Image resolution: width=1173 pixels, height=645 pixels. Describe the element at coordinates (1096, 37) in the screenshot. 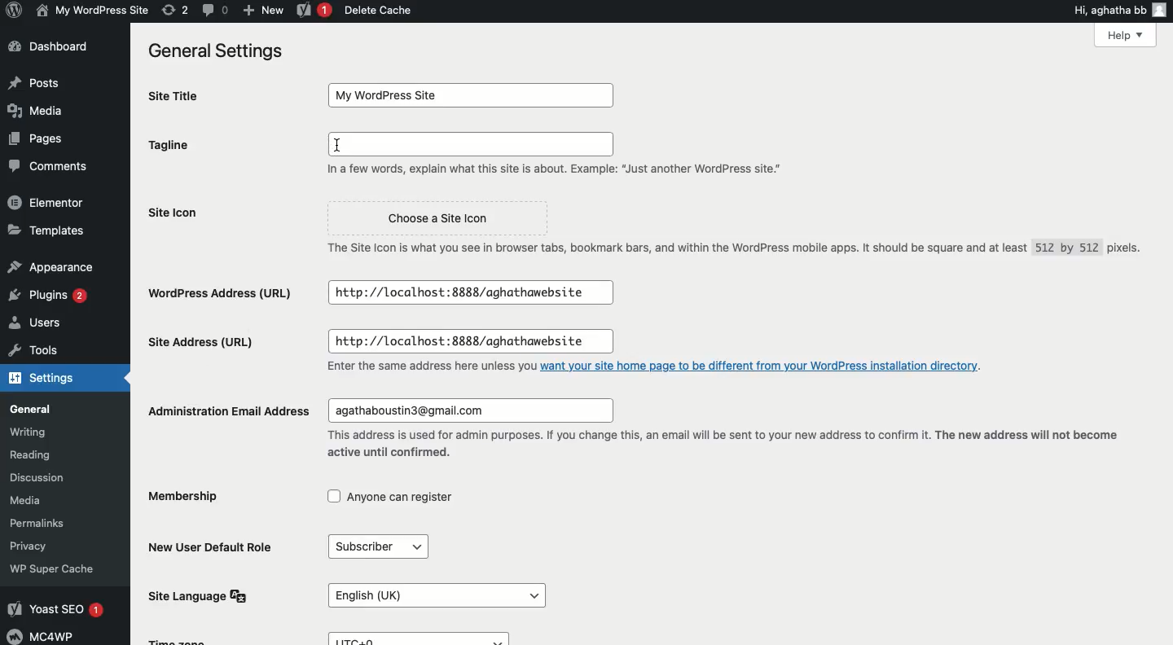

I see `Help` at that location.